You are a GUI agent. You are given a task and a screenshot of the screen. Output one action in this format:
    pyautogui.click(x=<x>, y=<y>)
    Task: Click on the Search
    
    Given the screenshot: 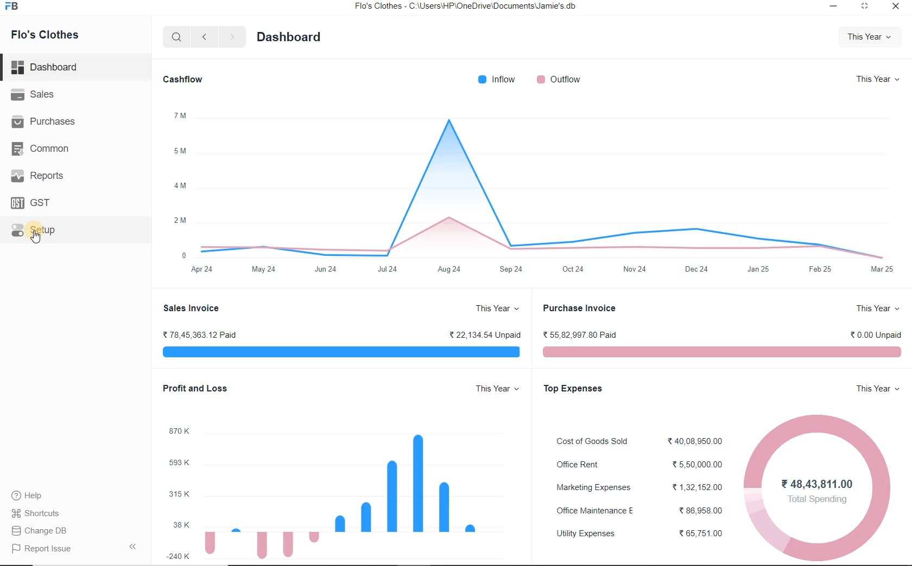 What is the action you would take?
    pyautogui.click(x=175, y=36)
    